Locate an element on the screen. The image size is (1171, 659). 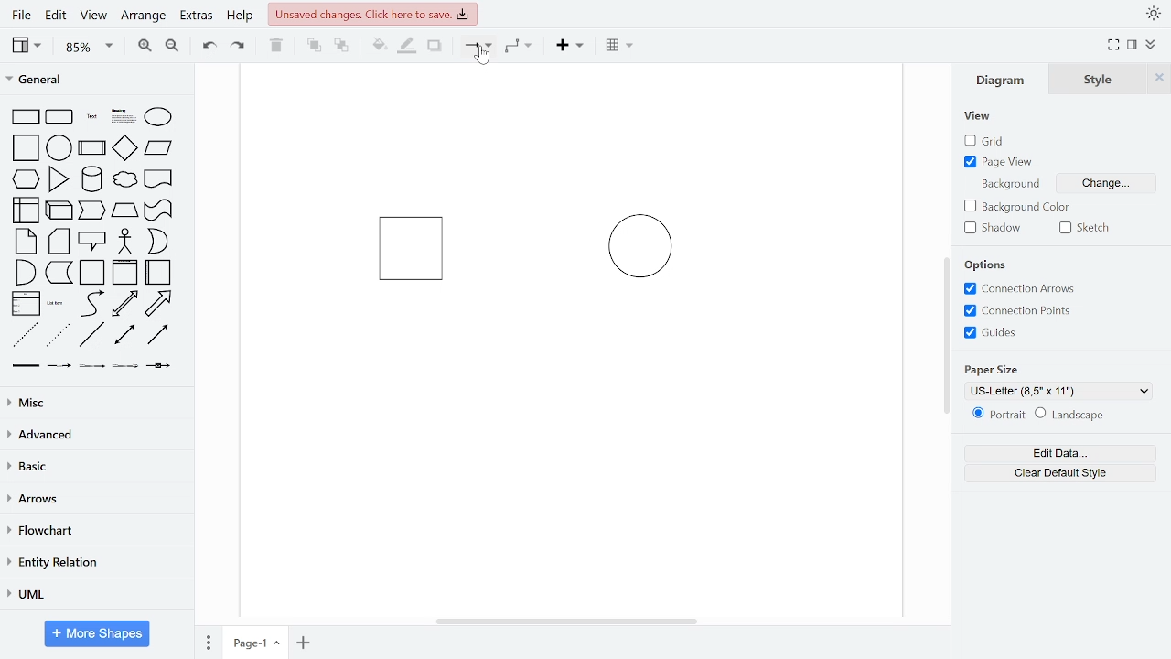
link is located at coordinates (25, 366).